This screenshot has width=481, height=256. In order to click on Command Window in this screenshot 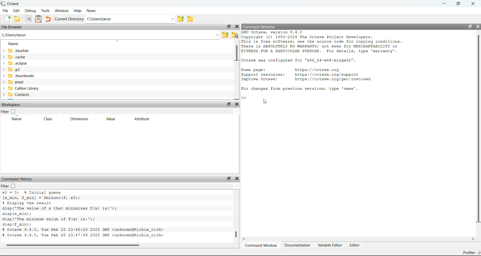, I will do `click(260, 26)`.